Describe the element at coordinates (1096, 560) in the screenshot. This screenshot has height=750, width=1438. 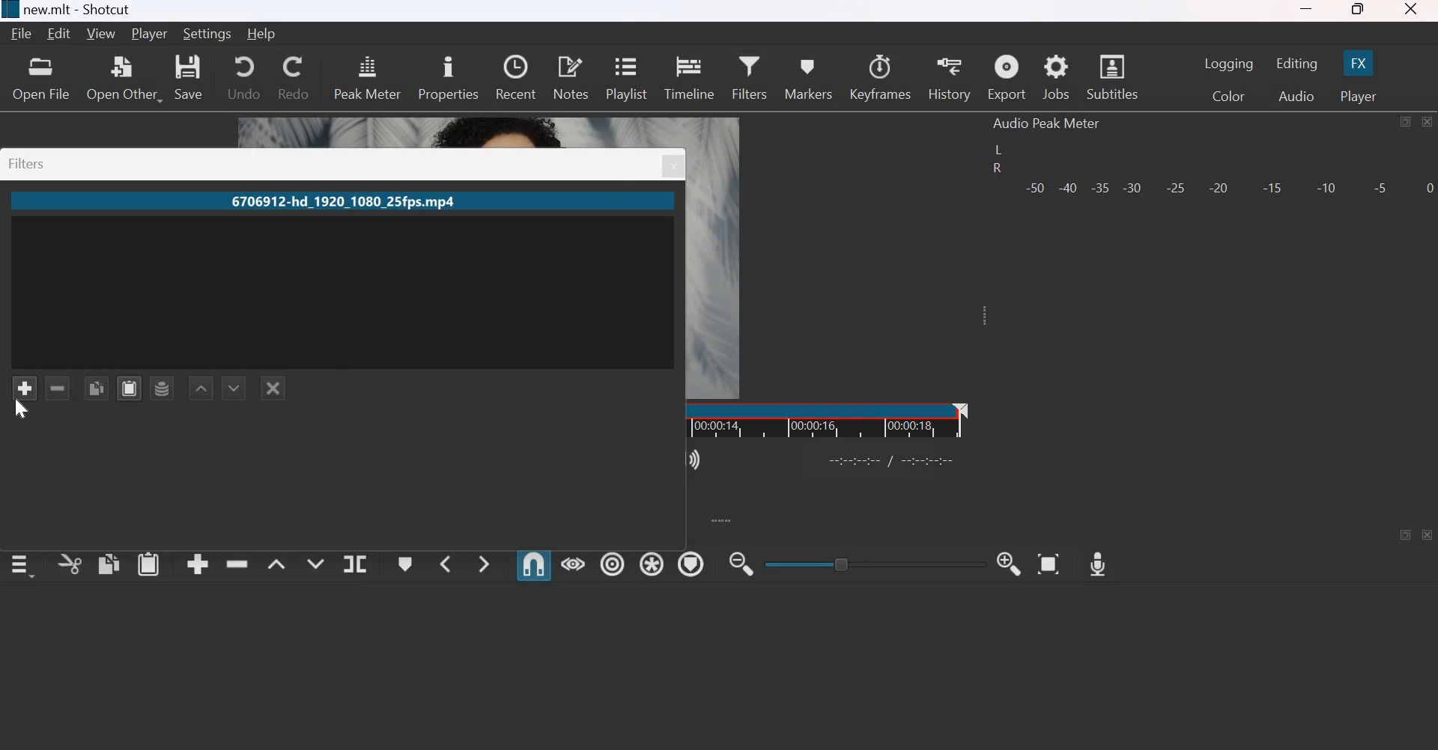
I see `Record Audio` at that location.